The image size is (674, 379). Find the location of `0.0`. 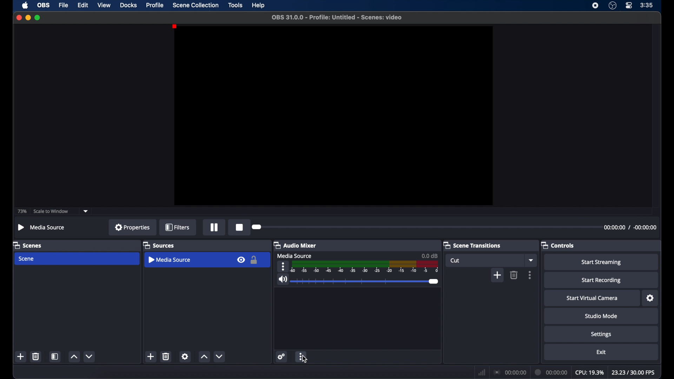

0.0 is located at coordinates (429, 255).